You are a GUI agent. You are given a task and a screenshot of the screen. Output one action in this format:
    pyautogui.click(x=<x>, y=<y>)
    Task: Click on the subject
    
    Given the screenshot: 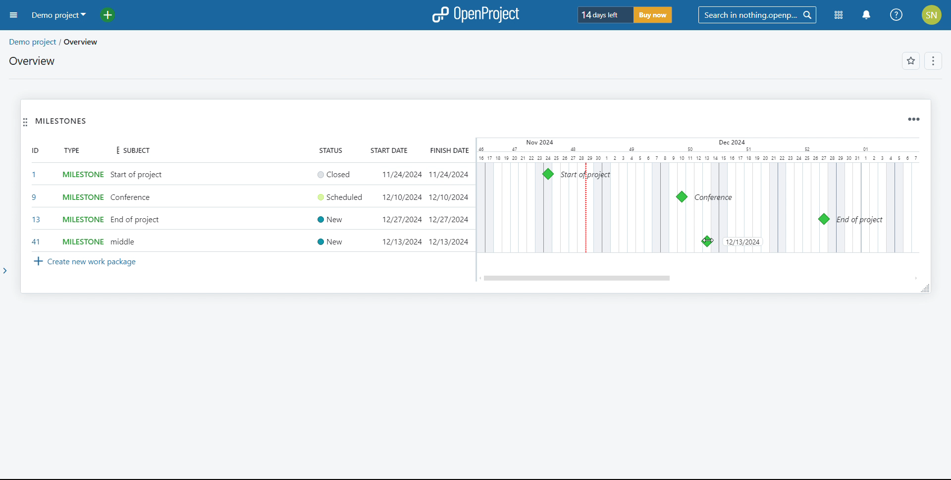 What is the action you would take?
    pyautogui.click(x=131, y=151)
    